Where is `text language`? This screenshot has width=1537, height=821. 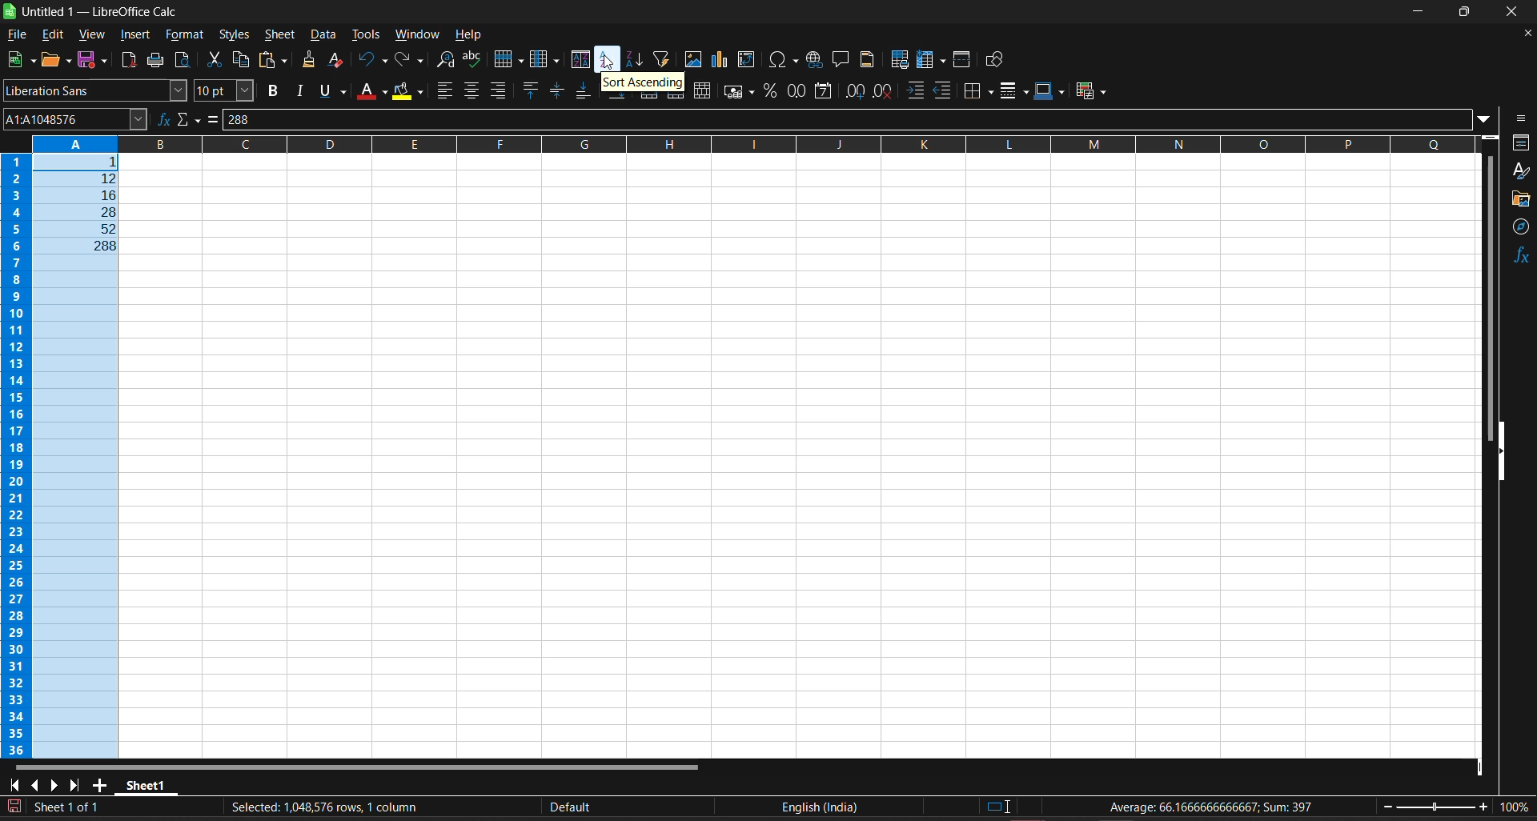 text language is located at coordinates (821, 806).